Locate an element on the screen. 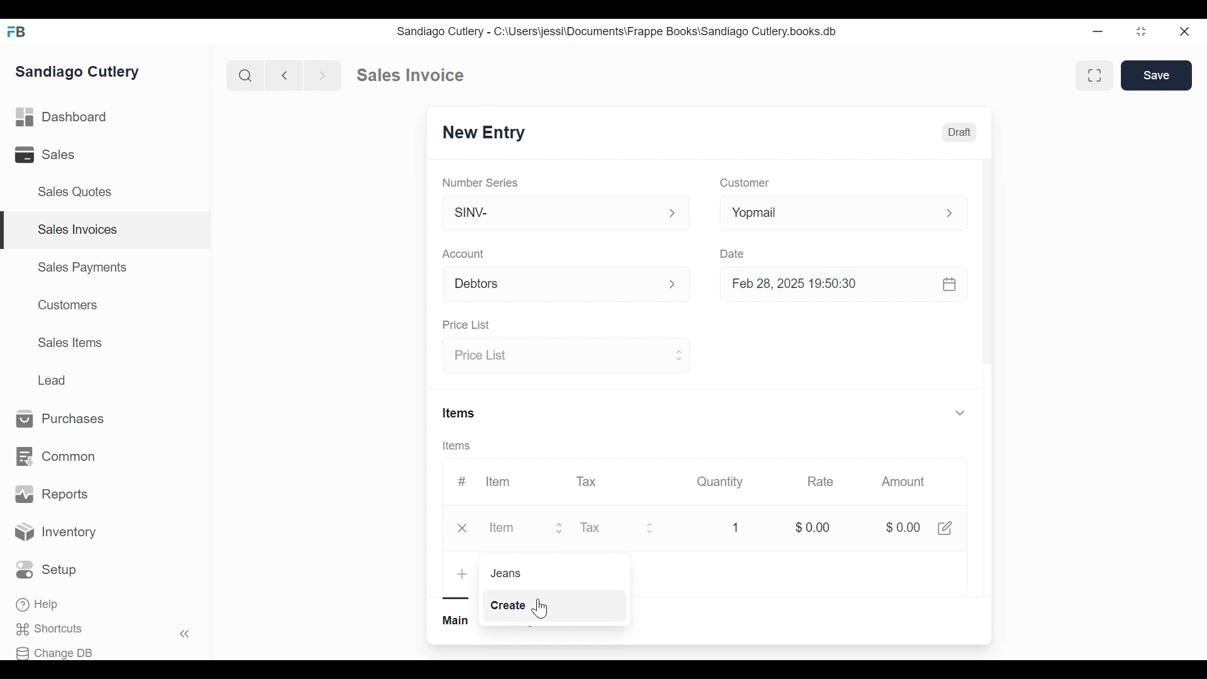 The image size is (1207, 679). Price List is located at coordinates (564, 356).